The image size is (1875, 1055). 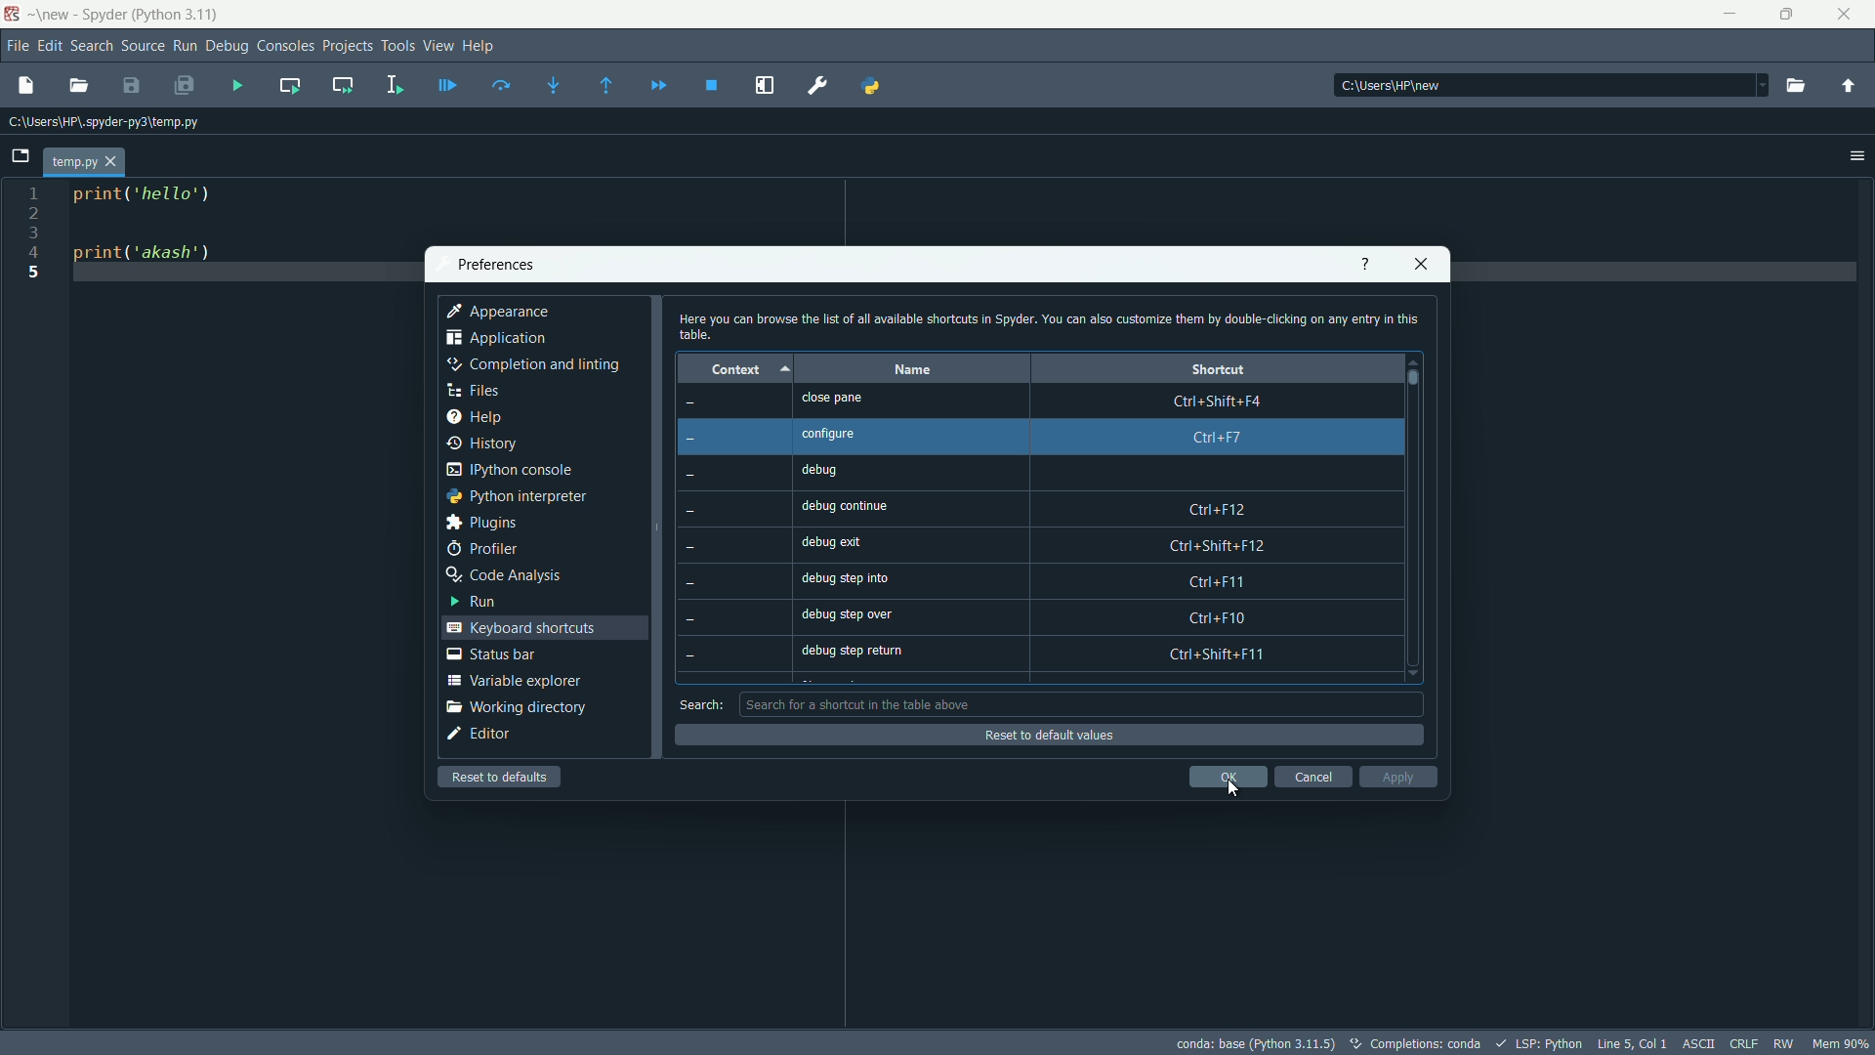 What do you see at coordinates (821, 86) in the screenshot?
I see `preferences` at bounding box center [821, 86].